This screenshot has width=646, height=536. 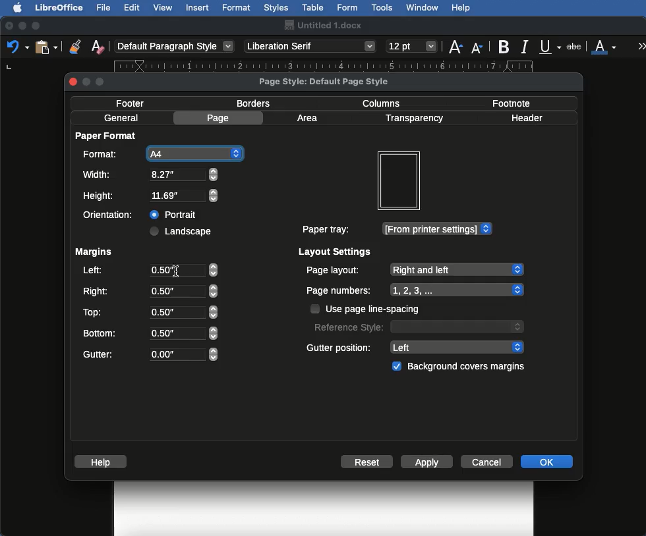 What do you see at coordinates (322, 25) in the screenshot?
I see `Name` at bounding box center [322, 25].